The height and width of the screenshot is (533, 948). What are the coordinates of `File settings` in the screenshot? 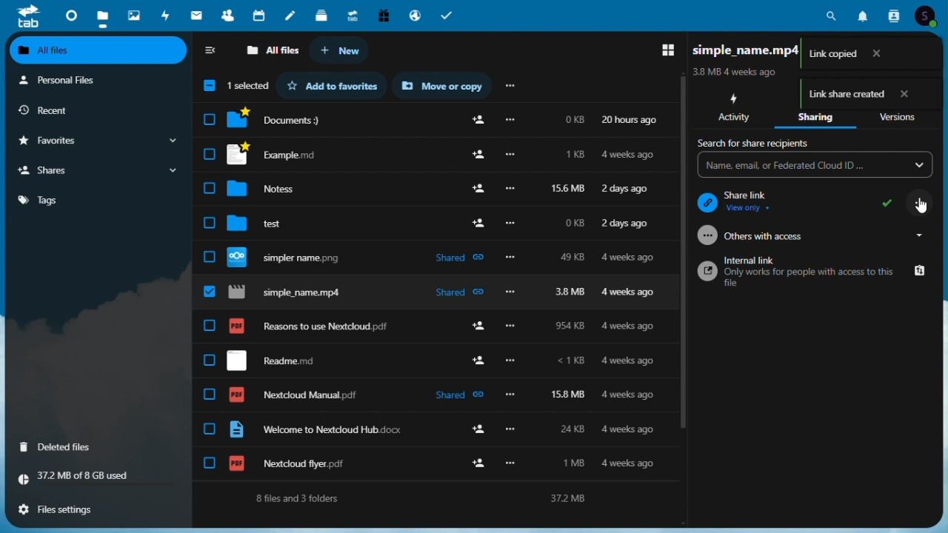 It's located at (64, 509).